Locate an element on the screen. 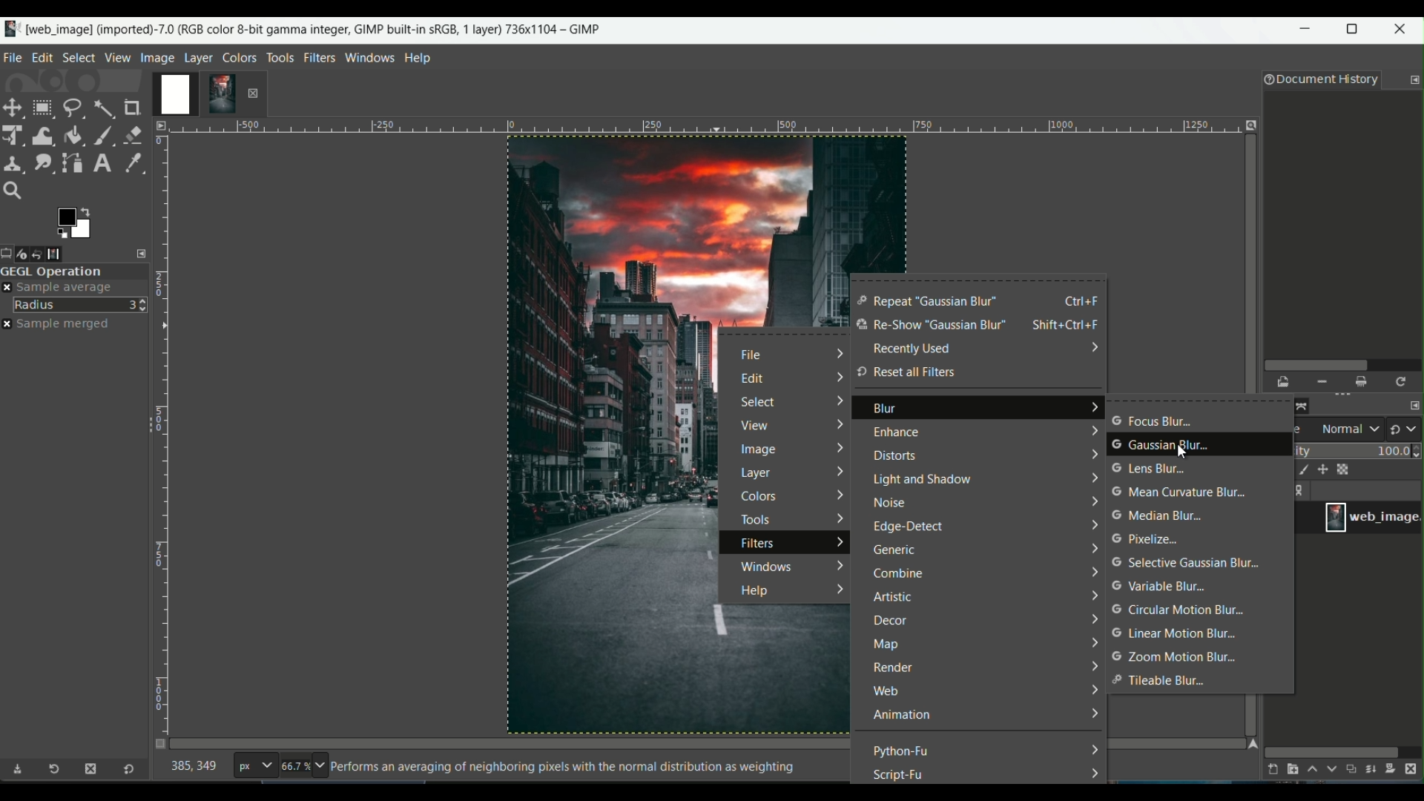 Image resolution: width=1424 pixels, height=801 pixels. guassian blur is located at coordinates (1162, 446).